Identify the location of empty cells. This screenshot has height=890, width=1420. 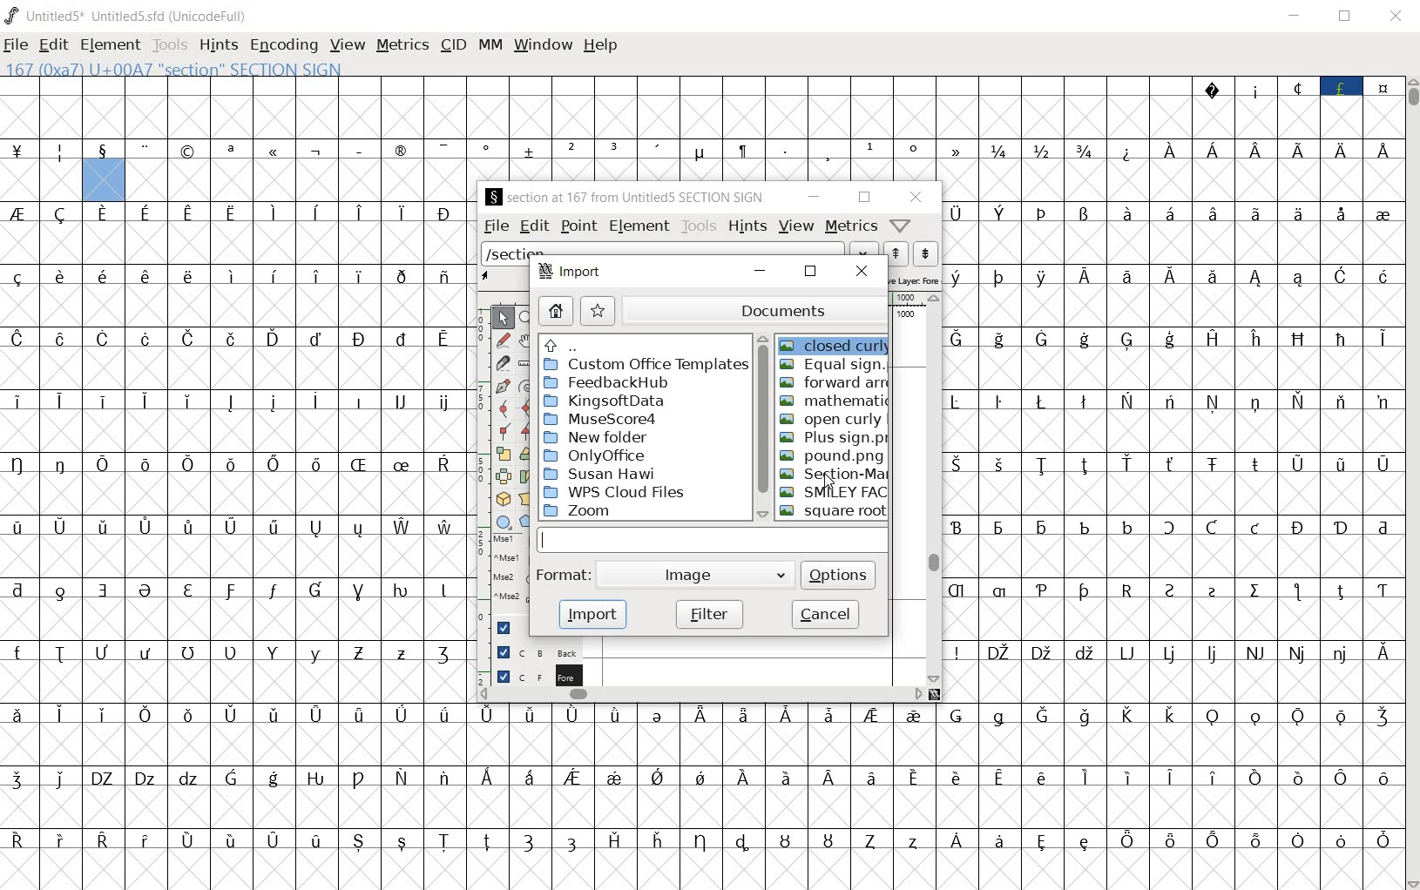
(1173, 307).